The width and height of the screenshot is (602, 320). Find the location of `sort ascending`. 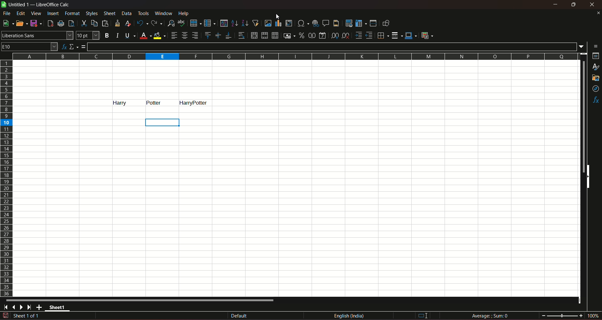

sort ascending is located at coordinates (235, 23).